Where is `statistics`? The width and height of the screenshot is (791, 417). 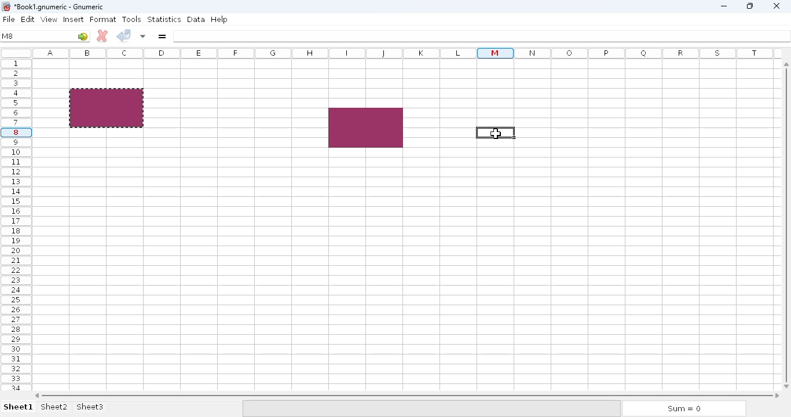 statistics is located at coordinates (164, 19).